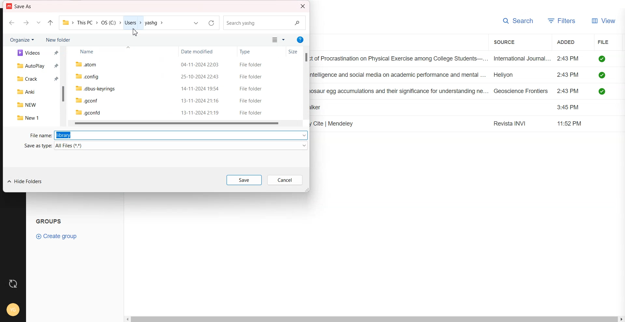 This screenshot has width=625, height=322. What do you see at coordinates (56, 236) in the screenshot?
I see `Create group` at bounding box center [56, 236].